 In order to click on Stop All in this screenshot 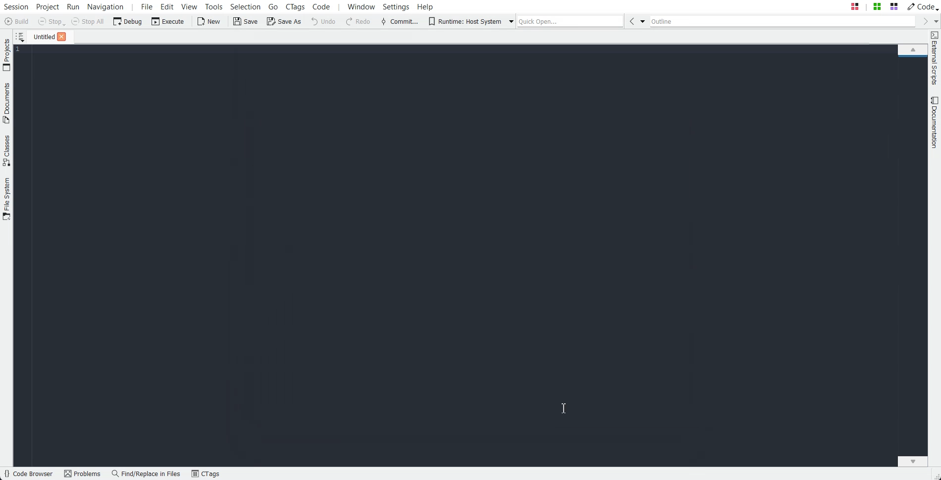, I will do `click(88, 21)`.